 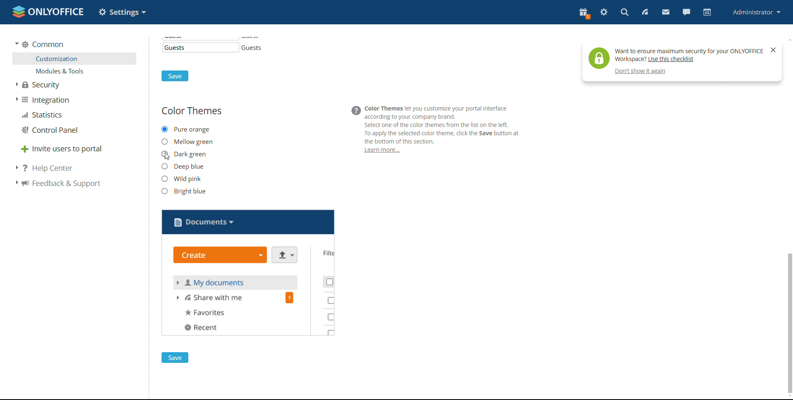 I want to click on modules and tools, so click(x=75, y=71).